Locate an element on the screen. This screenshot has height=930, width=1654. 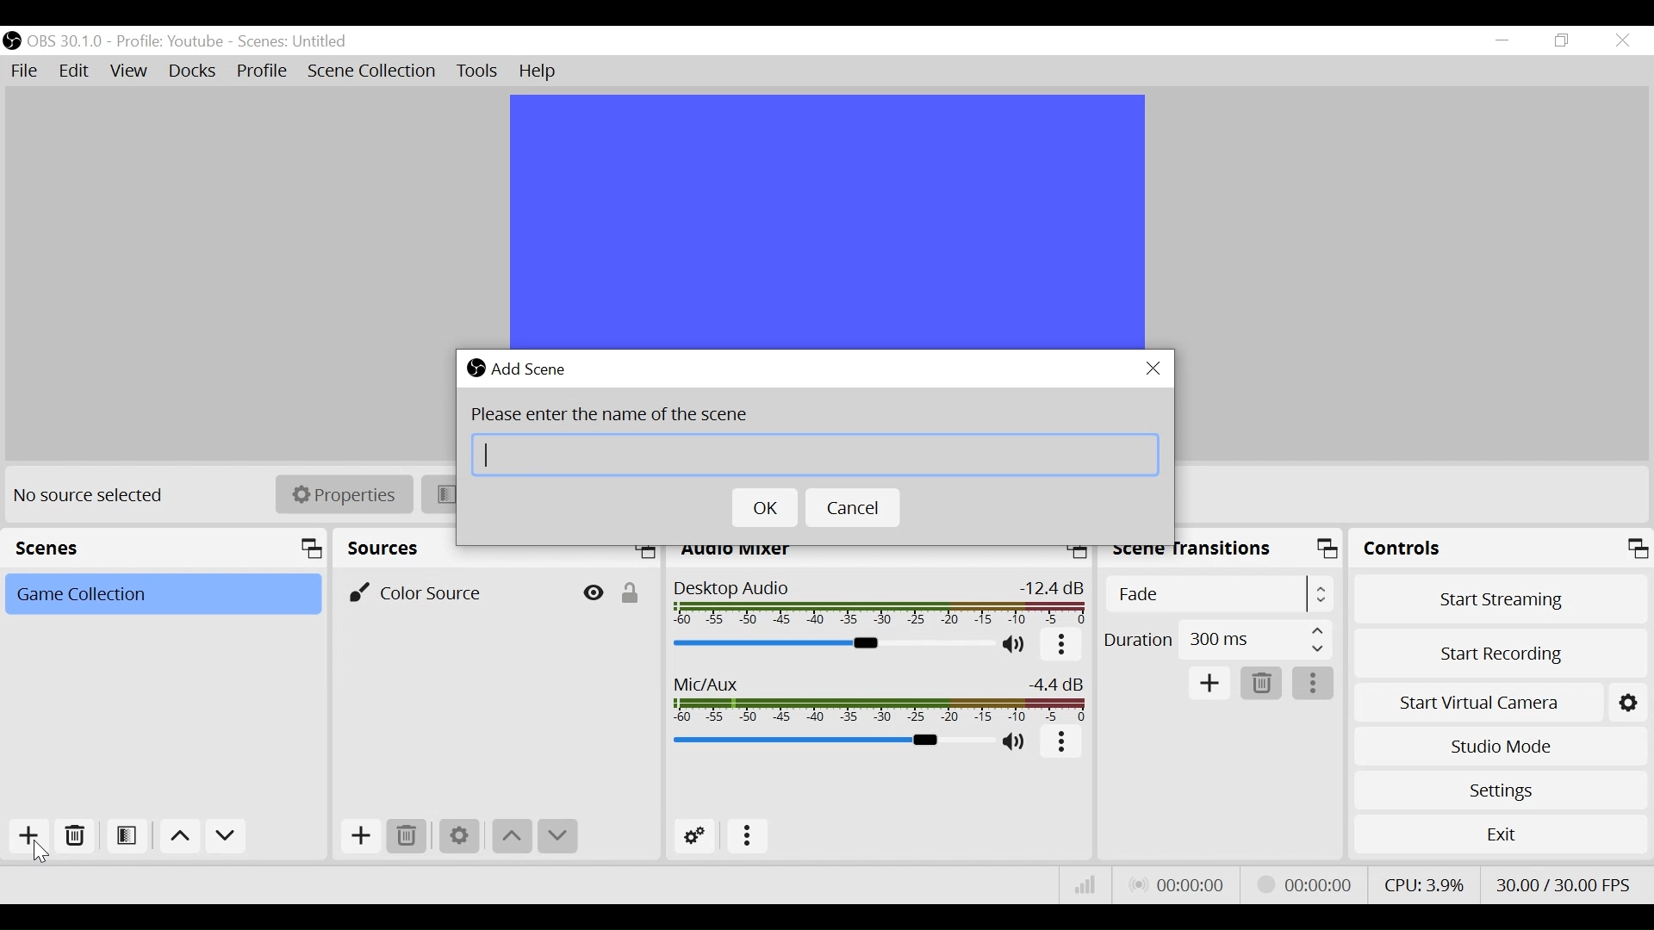
Hide/Display is located at coordinates (594, 592).